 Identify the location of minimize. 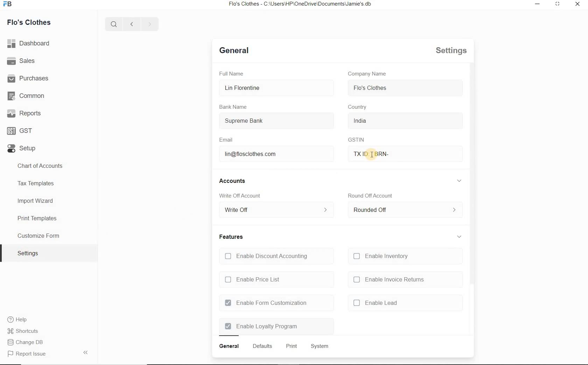
(558, 5).